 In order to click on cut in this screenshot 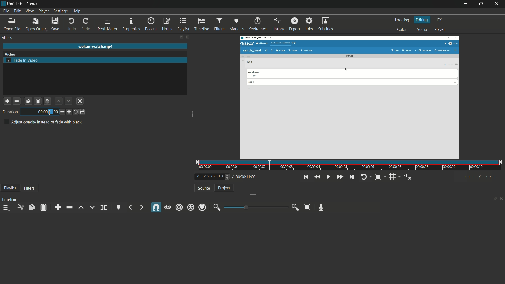, I will do `click(21, 207)`.